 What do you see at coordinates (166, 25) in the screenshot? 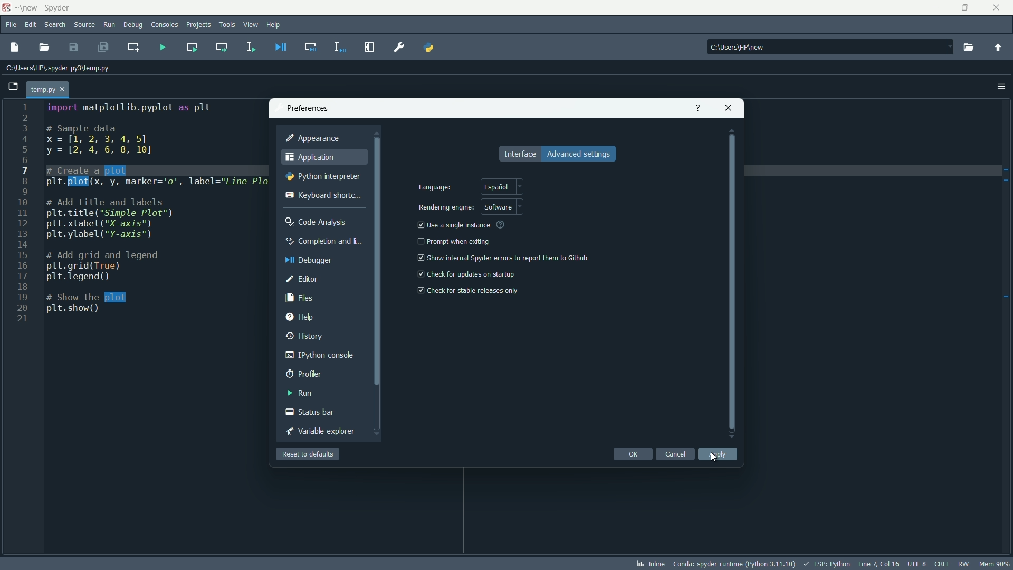
I see `consoles` at bounding box center [166, 25].